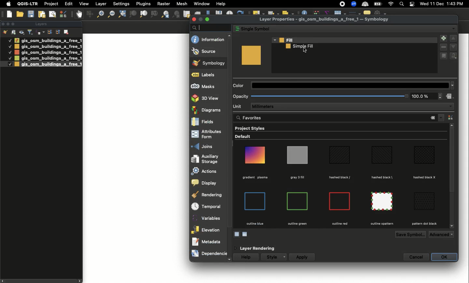  Describe the element at coordinates (325, 20) in the screenshot. I see `Layer Properties - gis_osm_buildings_a_free_1 — Symbology` at that location.